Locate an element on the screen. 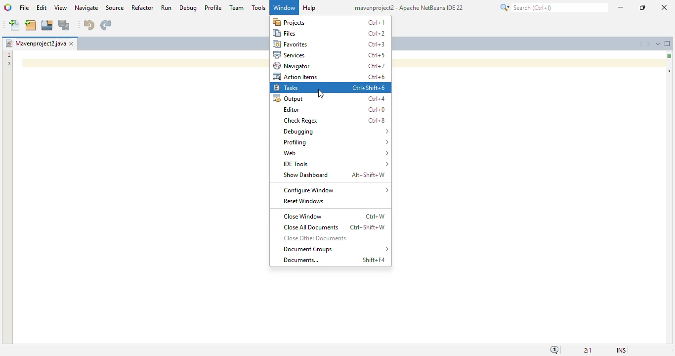 The height and width of the screenshot is (356, 675). view is located at coordinates (61, 7).